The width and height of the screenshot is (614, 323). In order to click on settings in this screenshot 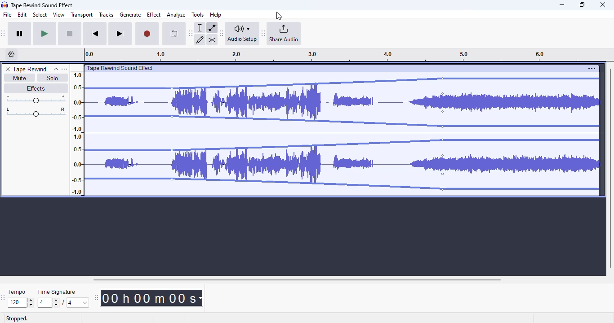, I will do `click(592, 68)`.